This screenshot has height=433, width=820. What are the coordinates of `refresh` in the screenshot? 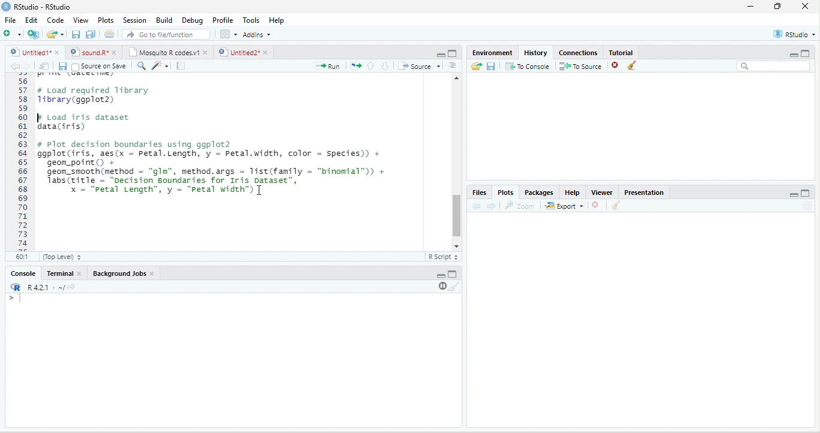 It's located at (807, 206).